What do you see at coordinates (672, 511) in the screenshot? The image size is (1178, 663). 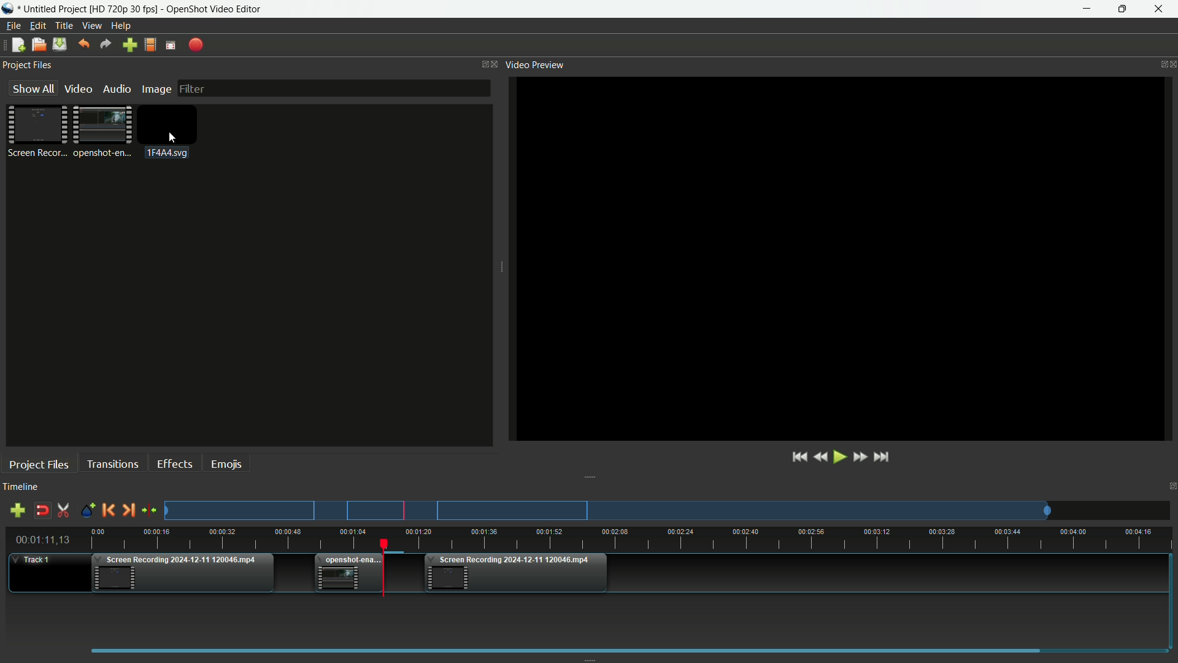 I see `Preview track one` at bounding box center [672, 511].